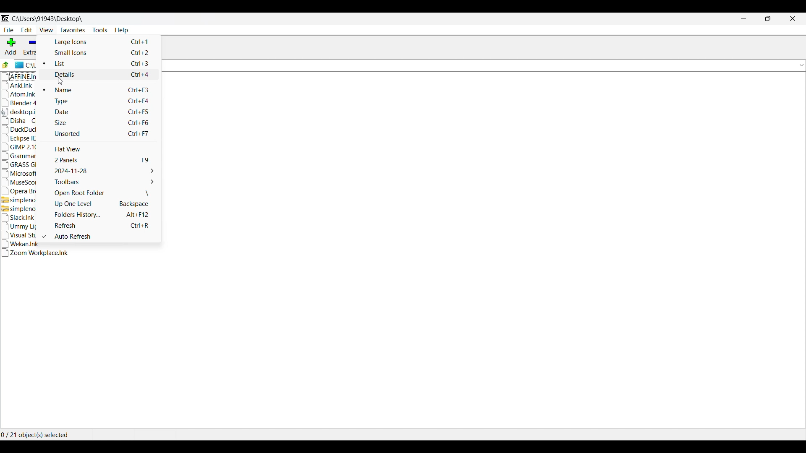 This screenshot has height=453, width=806. I want to click on Help, so click(122, 30).